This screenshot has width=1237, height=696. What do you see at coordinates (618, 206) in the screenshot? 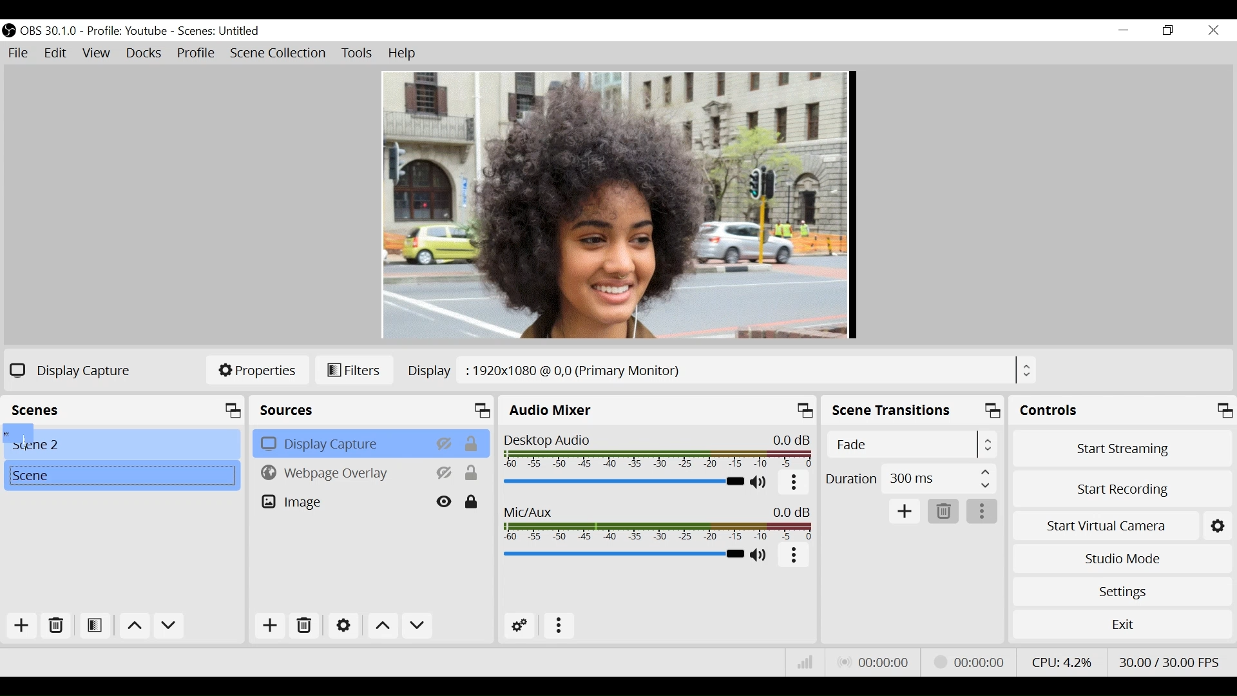
I see `Preview` at bounding box center [618, 206].